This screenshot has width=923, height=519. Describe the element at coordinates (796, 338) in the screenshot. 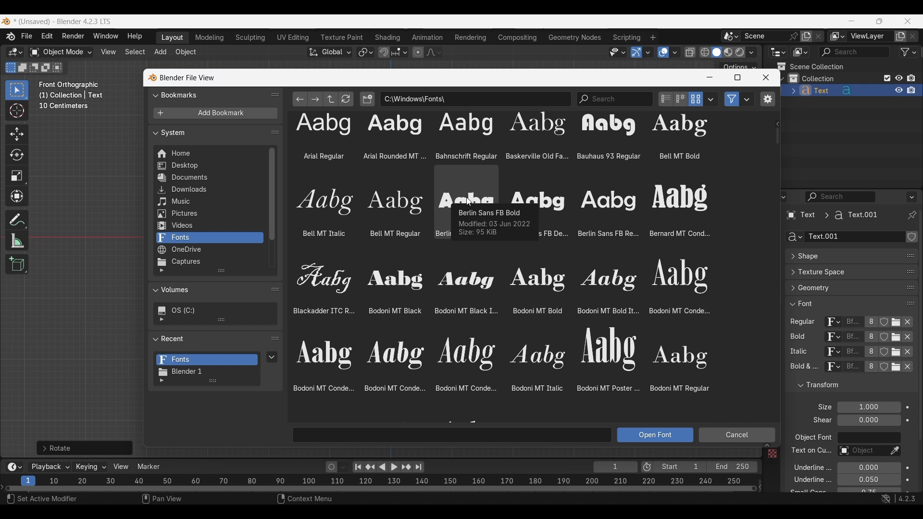

I see `bold` at that location.